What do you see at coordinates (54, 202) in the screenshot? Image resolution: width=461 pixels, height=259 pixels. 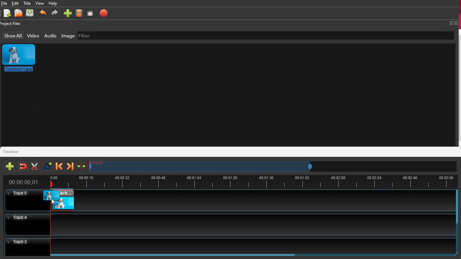 I see `cursor - mouse up` at bounding box center [54, 202].